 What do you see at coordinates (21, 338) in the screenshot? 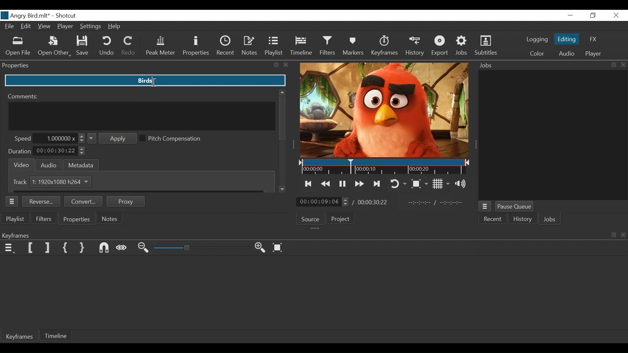
I see `Keyframe` at bounding box center [21, 338].